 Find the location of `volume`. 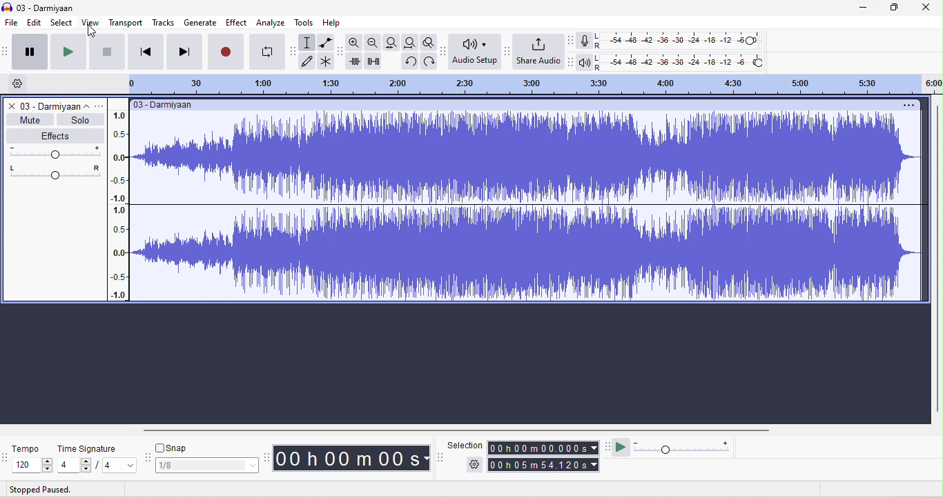

volume is located at coordinates (56, 151).